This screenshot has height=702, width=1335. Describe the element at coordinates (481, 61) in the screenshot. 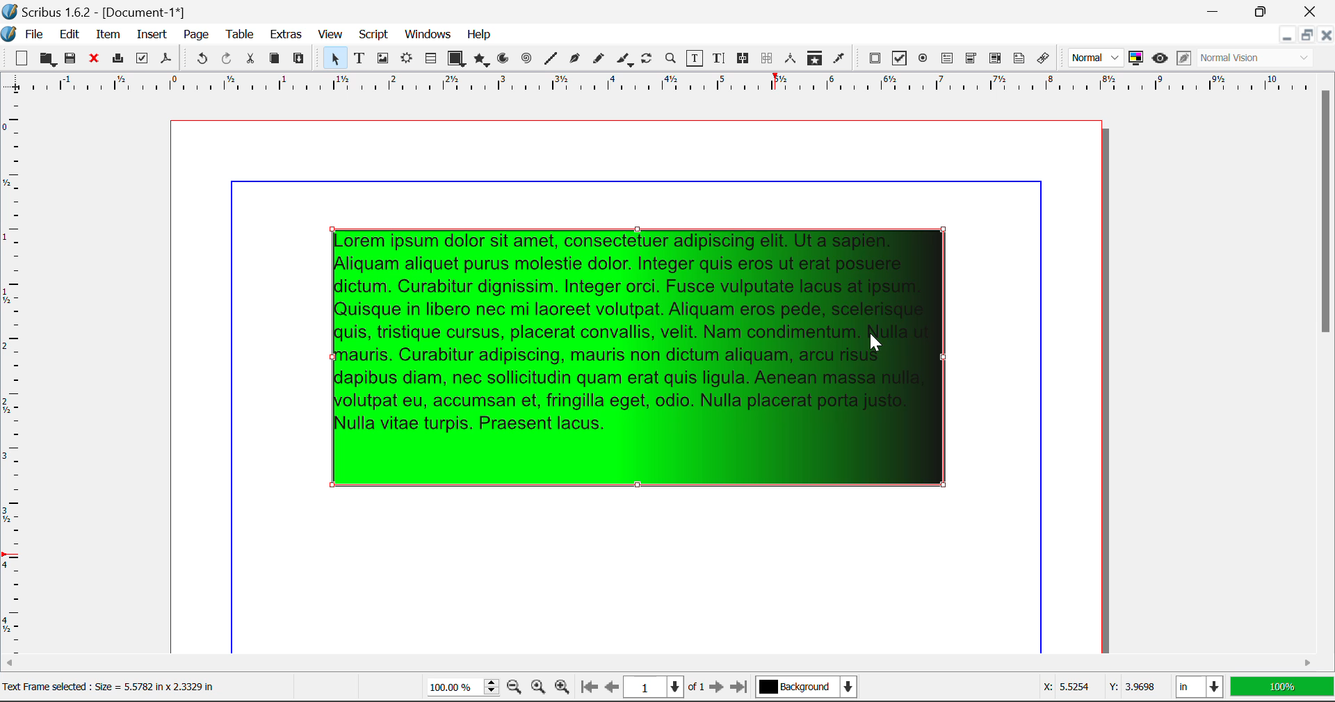

I see `Polygons` at that location.